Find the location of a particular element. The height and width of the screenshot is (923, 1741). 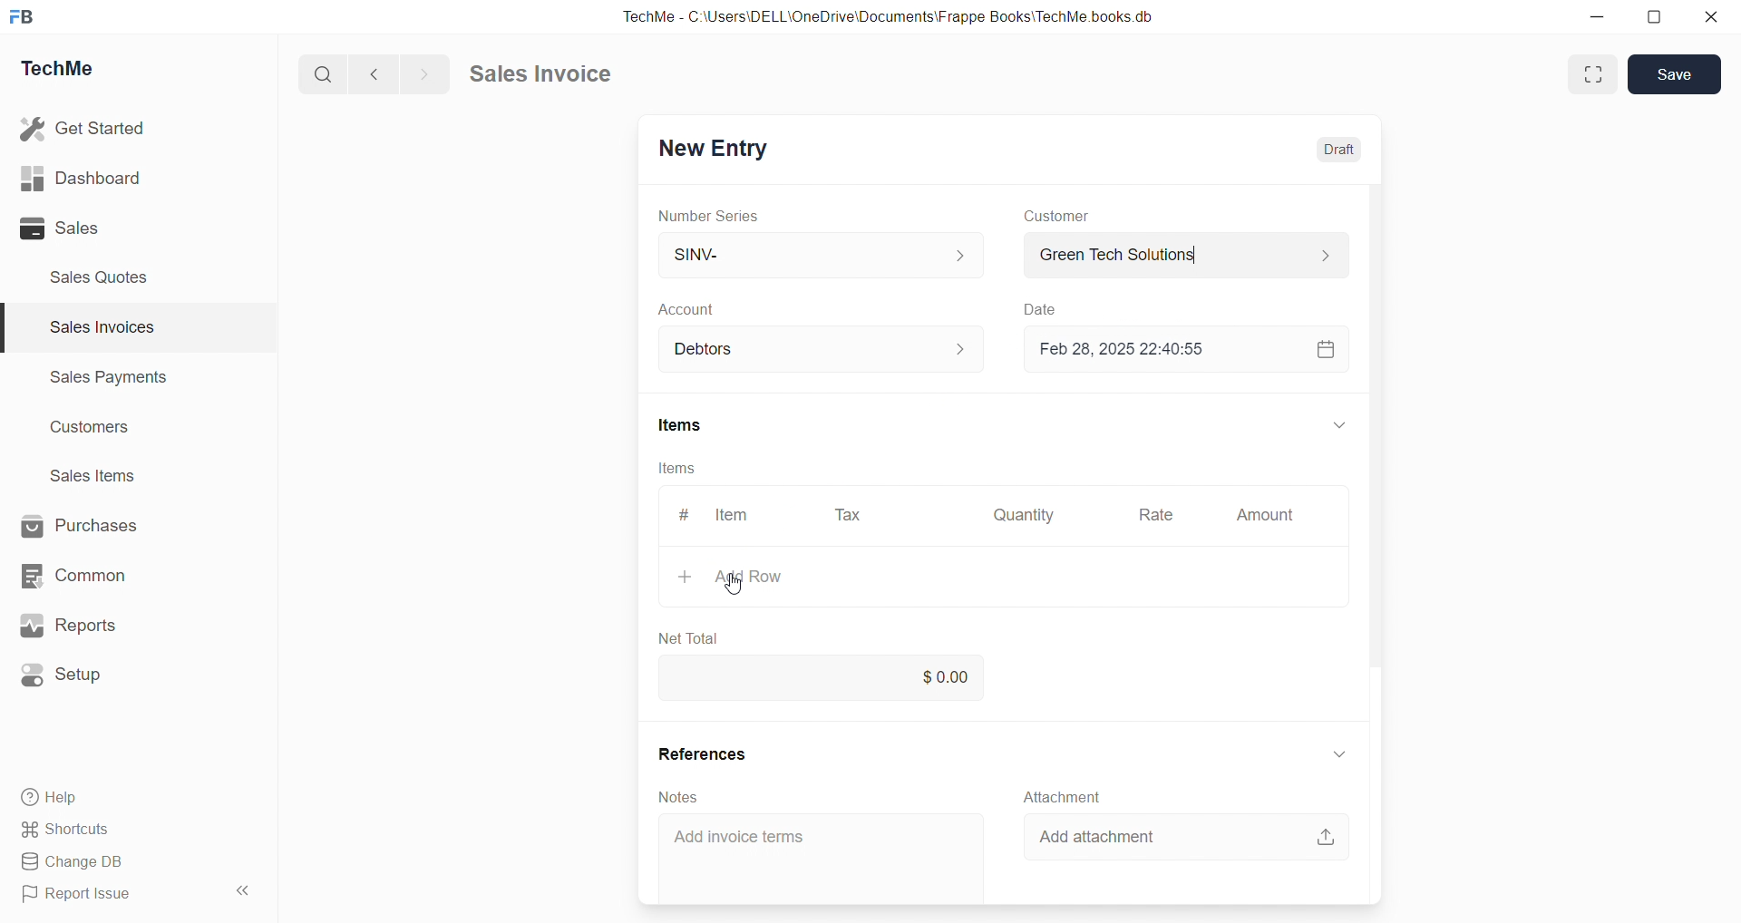

Feb 28, 2025 22:40:55 is located at coordinates (1131, 349).